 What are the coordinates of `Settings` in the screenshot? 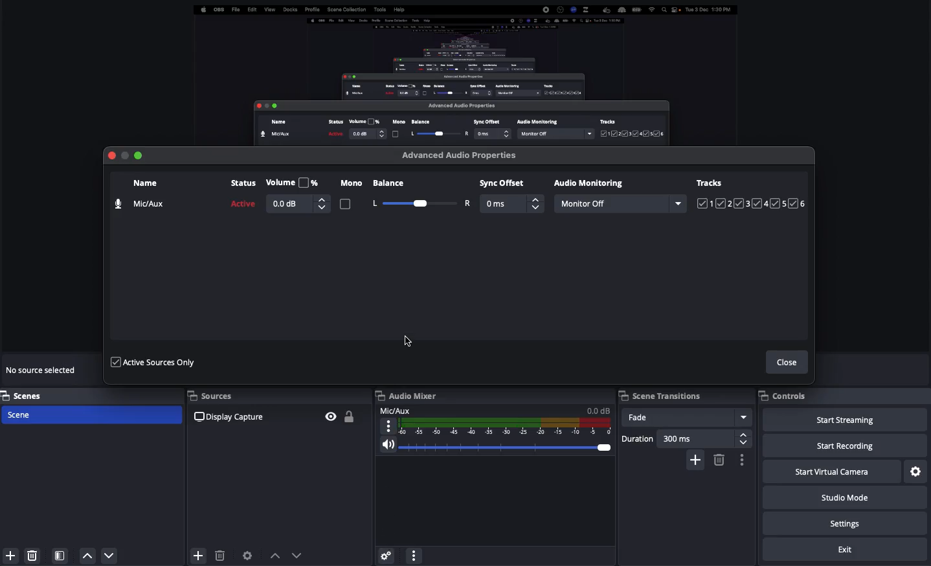 It's located at (844, 523).